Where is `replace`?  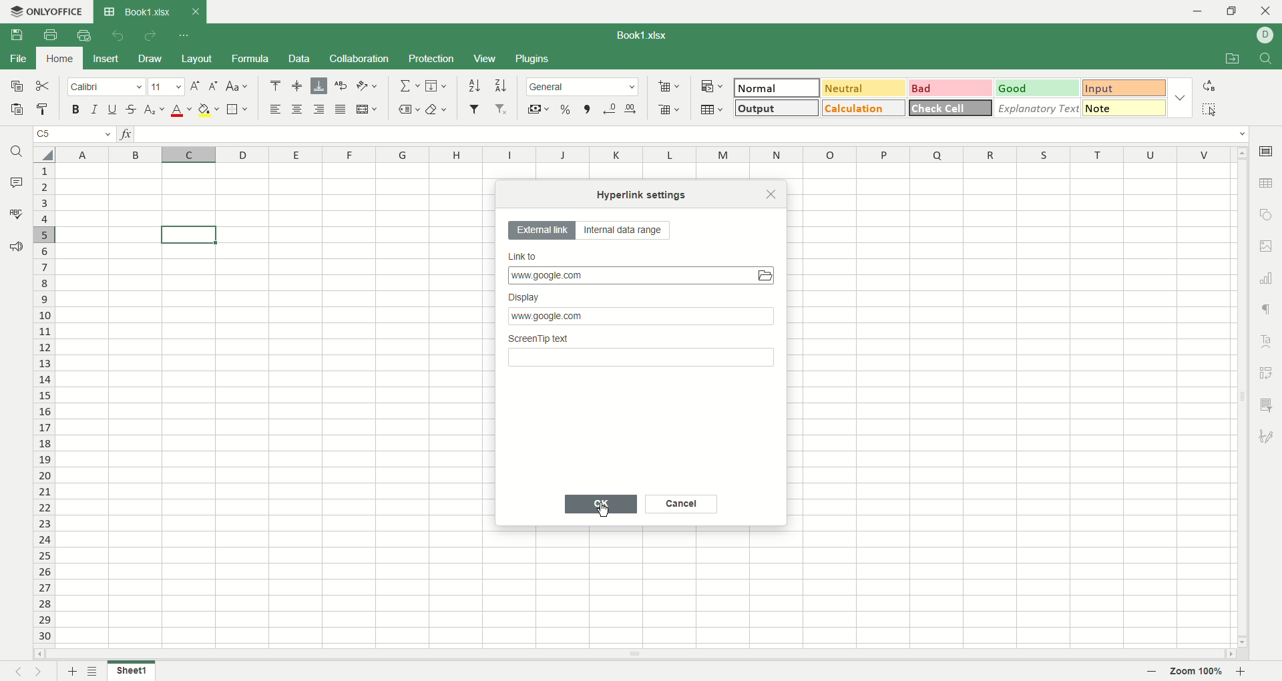
replace is located at coordinates (1209, 85).